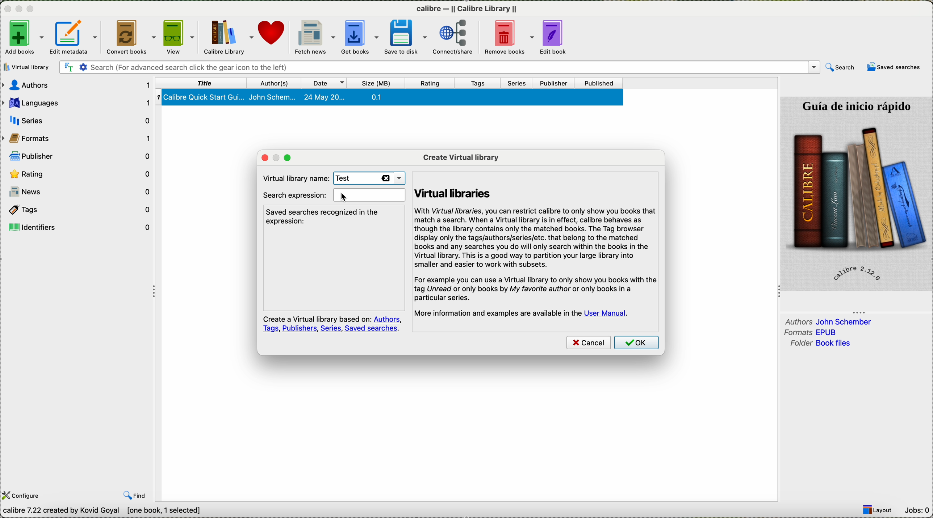 This screenshot has width=933, height=518. Describe the element at coordinates (457, 38) in the screenshot. I see `connect/share` at that location.